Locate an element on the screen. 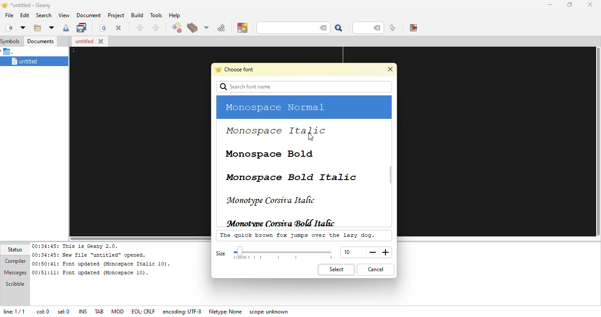 This screenshot has width=601, height=317. search is located at coordinates (44, 15).